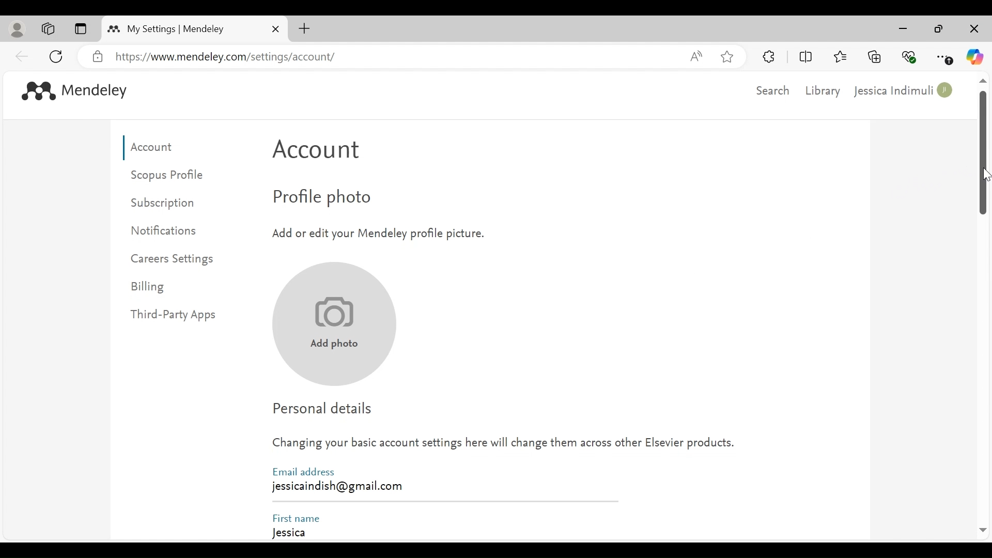 Image resolution: width=992 pixels, height=558 pixels. What do you see at coordinates (394, 57) in the screenshot?
I see `https://www.mendeley.com/settings/account/` at bounding box center [394, 57].